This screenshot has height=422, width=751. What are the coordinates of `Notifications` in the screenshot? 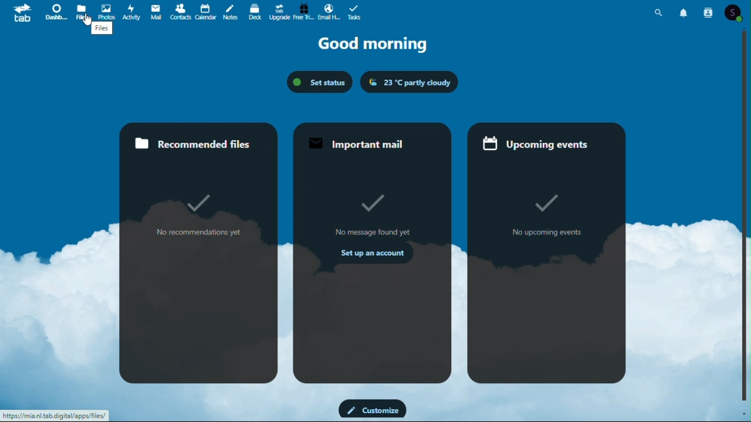 It's located at (685, 11).